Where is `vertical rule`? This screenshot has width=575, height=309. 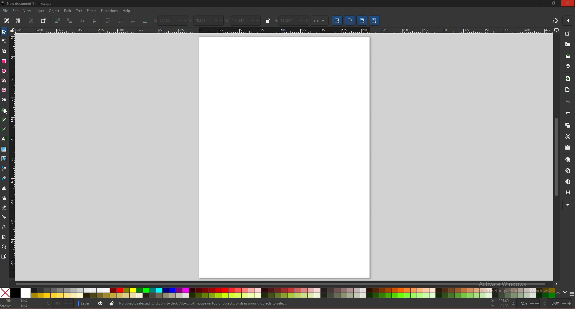
vertical rule is located at coordinates (12, 157).